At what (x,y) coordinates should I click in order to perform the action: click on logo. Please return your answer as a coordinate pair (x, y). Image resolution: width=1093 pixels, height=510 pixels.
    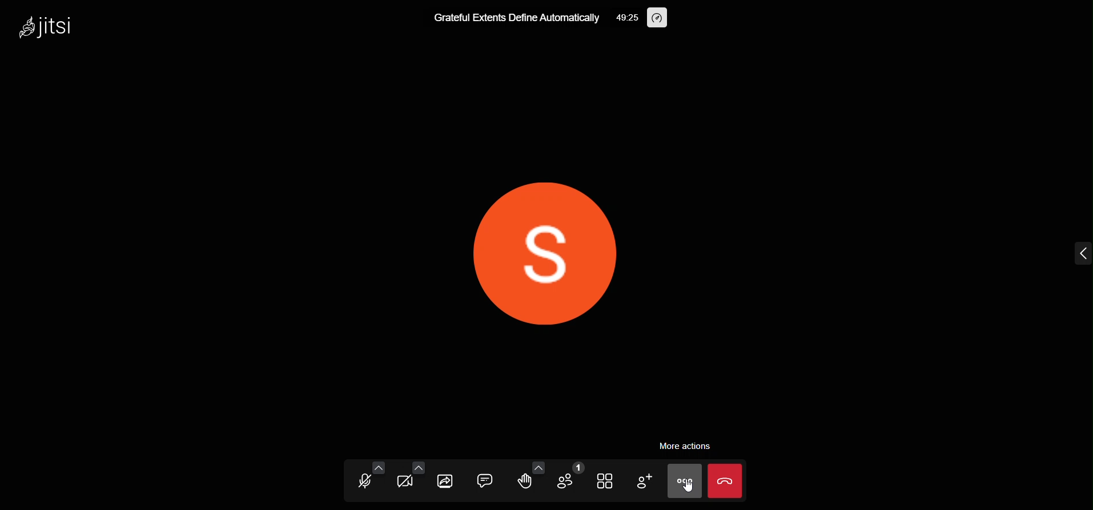
    Looking at the image, I should click on (50, 27).